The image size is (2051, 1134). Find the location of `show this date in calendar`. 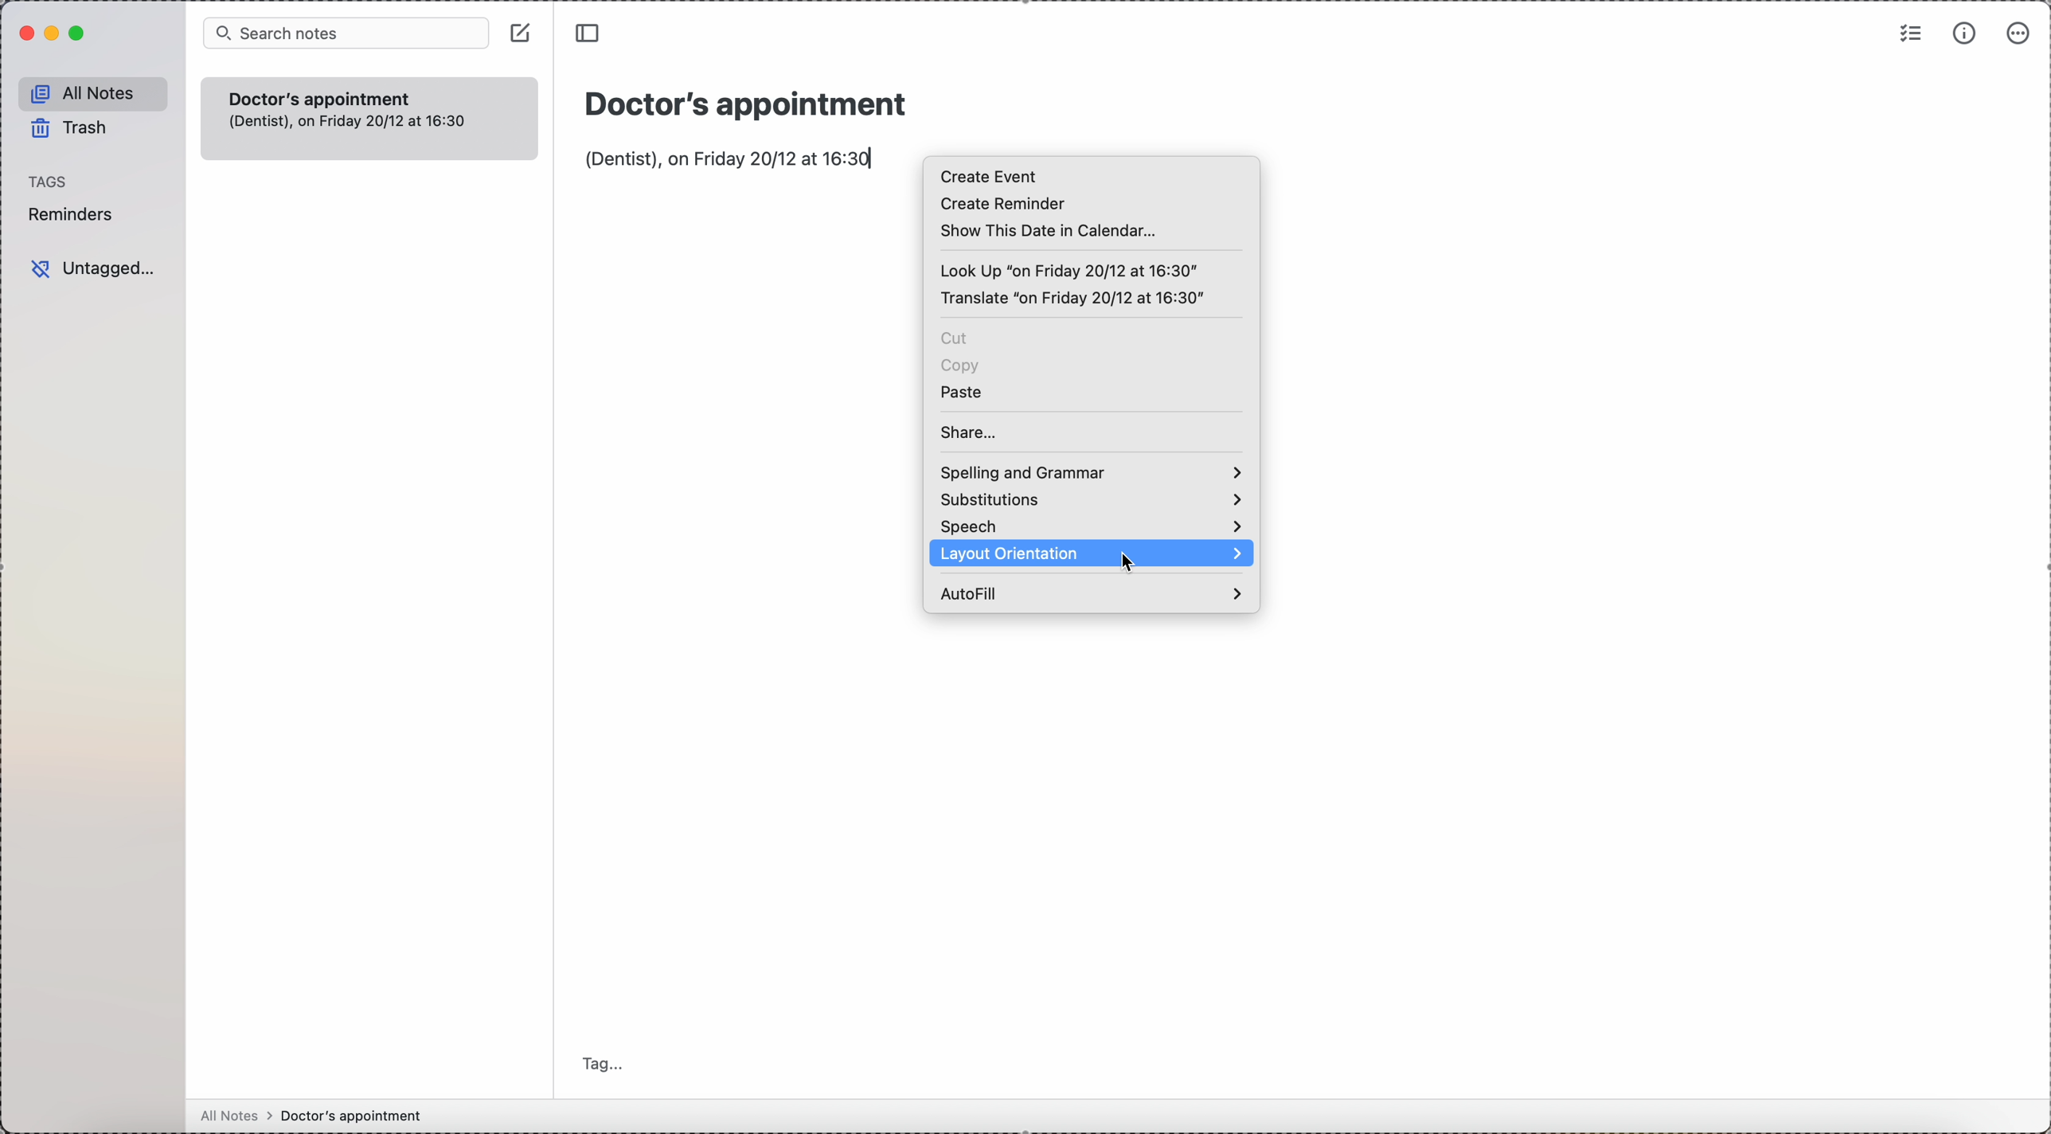

show this date in calendar is located at coordinates (1053, 231).